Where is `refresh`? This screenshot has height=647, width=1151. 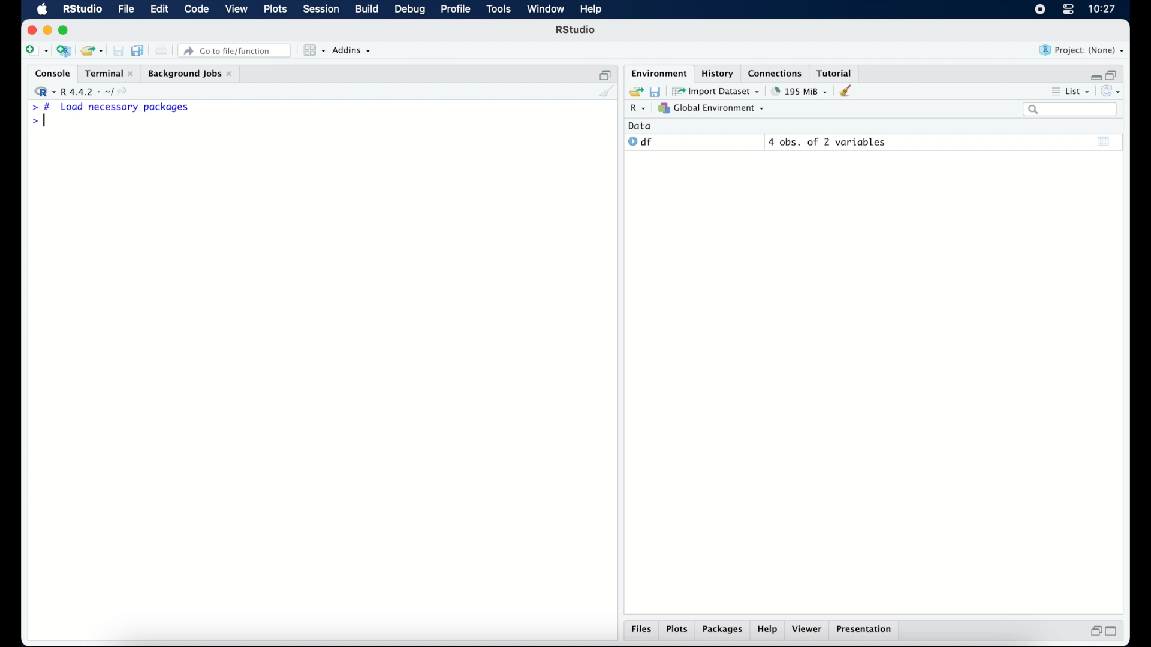
refresh is located at coordinates (1113, 92).